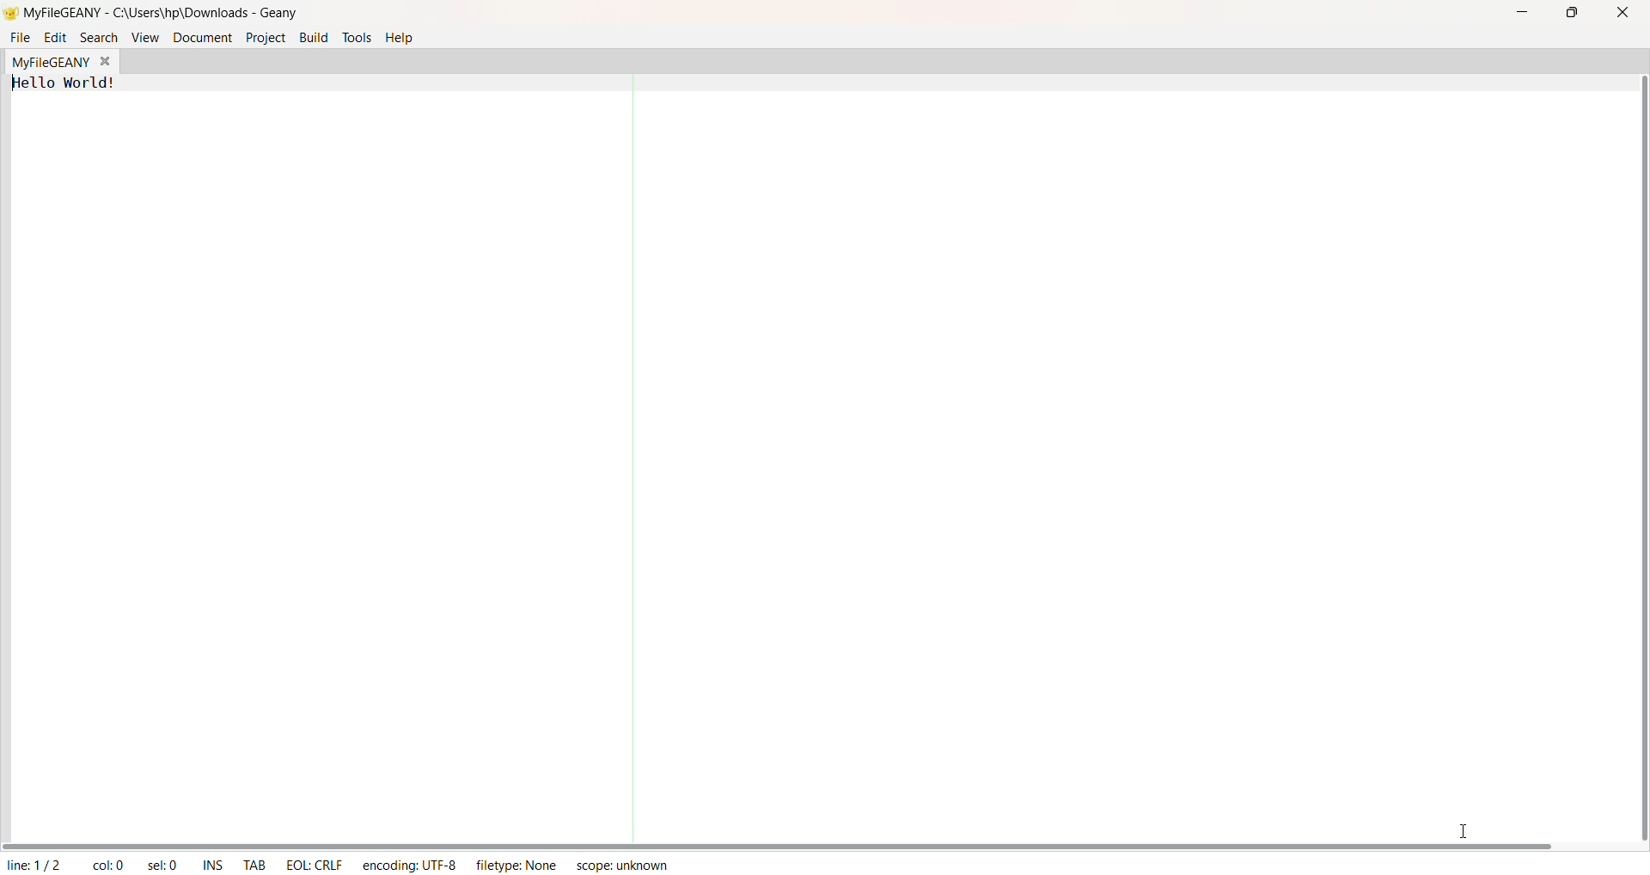  Describe the element at coordinates (20, 47) in the screenshot. I see `cursor` at that location.